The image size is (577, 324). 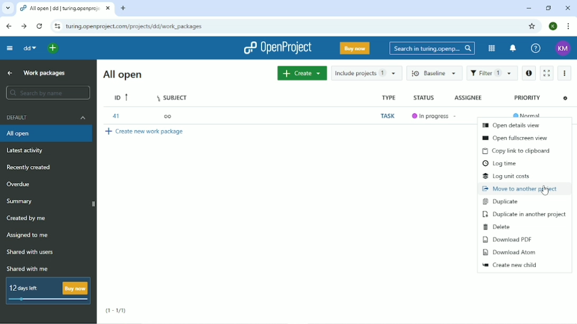 What do you see at coordinates (519, 138) in the screenshot?
I see `Open fullscreen view` at bounding box center [519, 138].